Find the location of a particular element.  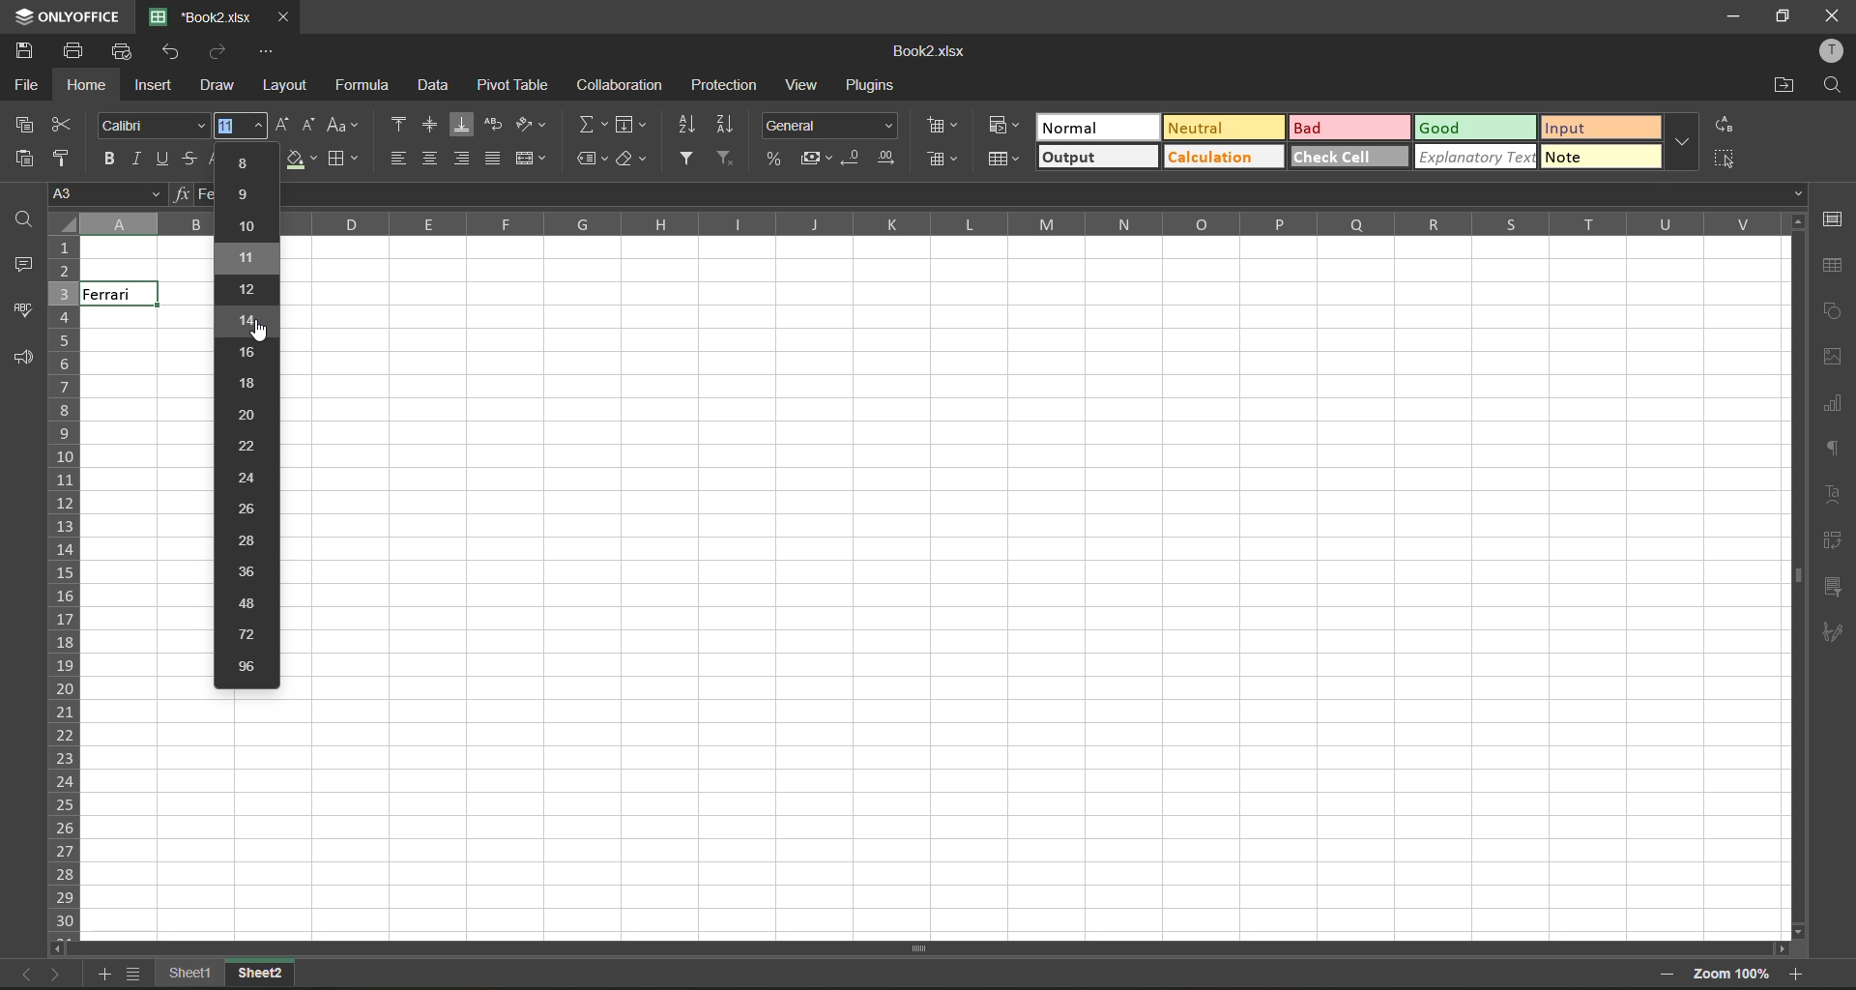

cell settings is located at coordinates (1831, 219).